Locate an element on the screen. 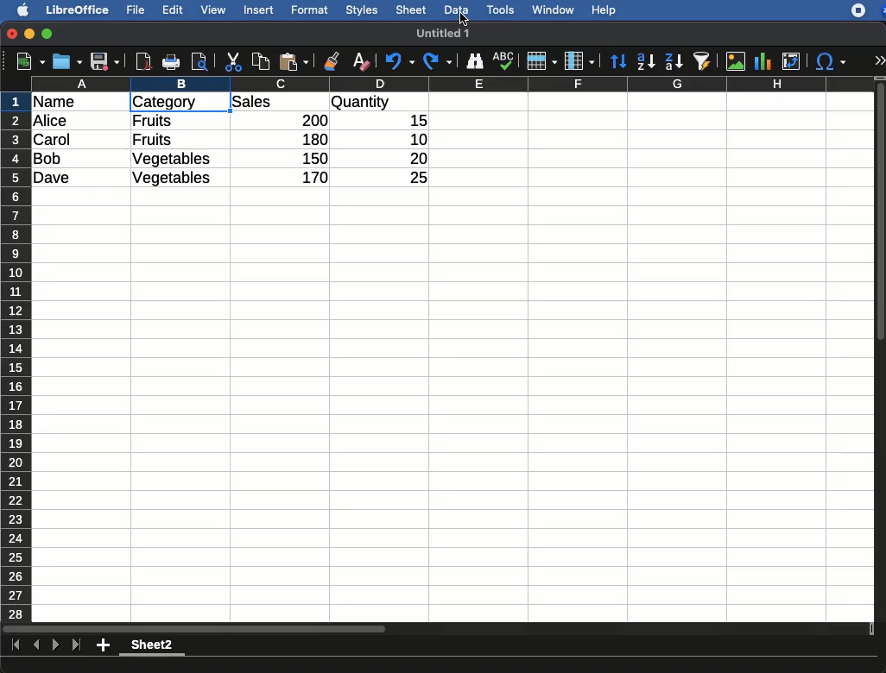 Image resolution: width=886 pixels, height=673 pixels. pdf preview is located at coordinates (144, 61).